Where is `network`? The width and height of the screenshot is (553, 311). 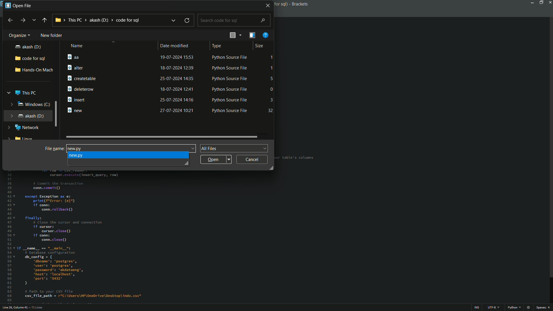 network is located at coordinates (24, 128).